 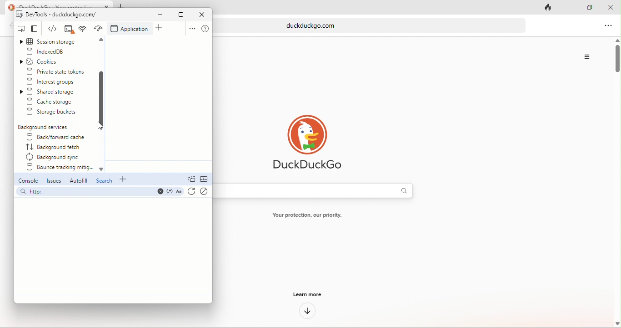 I want to click on clear, so click(x=205, y=192).